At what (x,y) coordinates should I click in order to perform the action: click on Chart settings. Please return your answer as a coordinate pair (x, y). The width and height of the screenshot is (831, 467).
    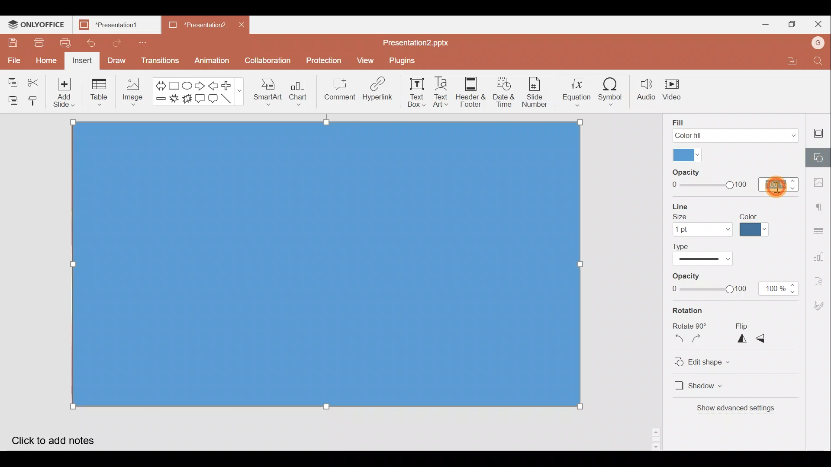
    Looking at the image, I should click on (821, 253).